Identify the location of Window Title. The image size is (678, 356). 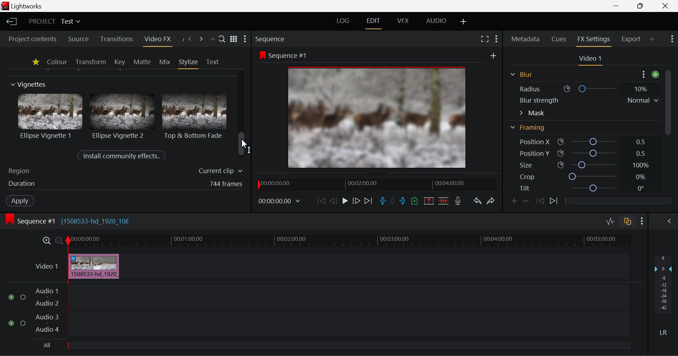
(24, 6).